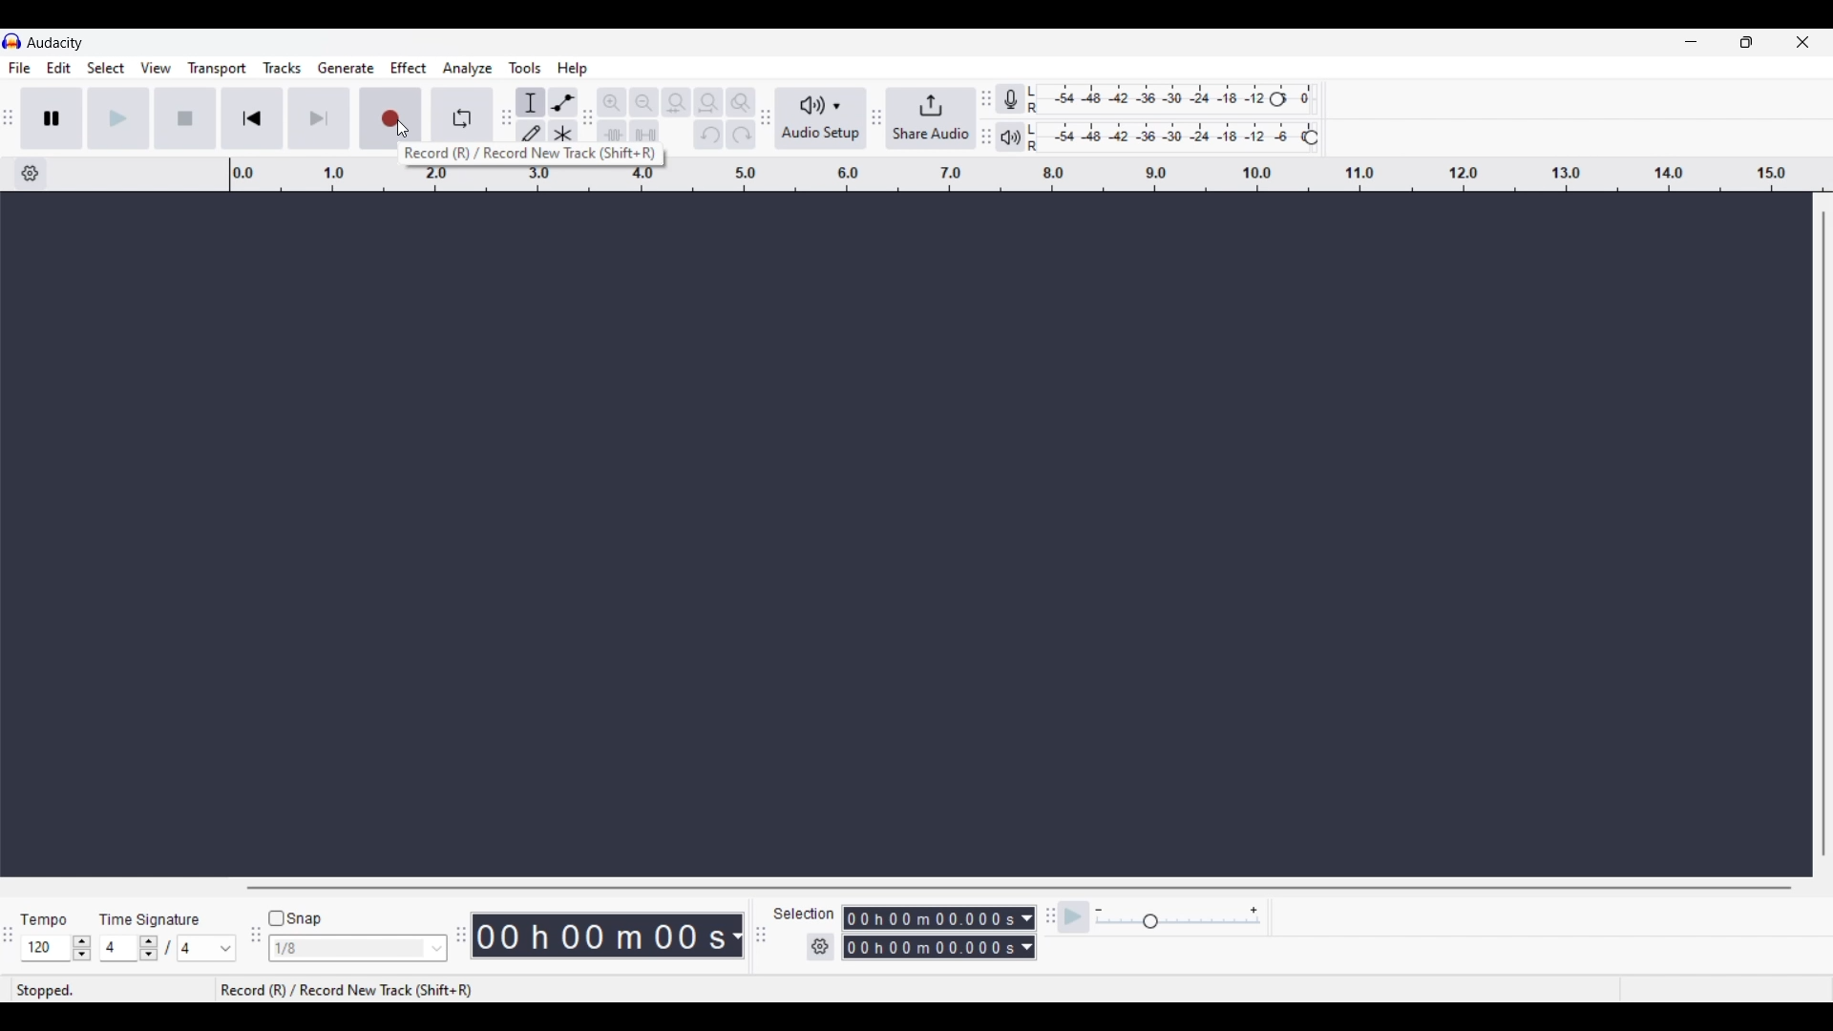 Image resolution: width=1833 pixels, height=1031 pixels. Describe the element at coordinates (1297, 96) in the screenshot. I see `Header to change recording level` at that location.